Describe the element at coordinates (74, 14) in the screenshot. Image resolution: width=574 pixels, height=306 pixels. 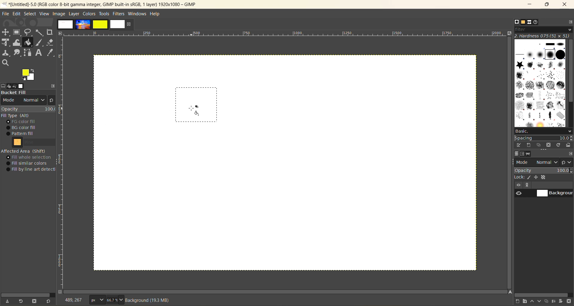
I see `layer` at that location.